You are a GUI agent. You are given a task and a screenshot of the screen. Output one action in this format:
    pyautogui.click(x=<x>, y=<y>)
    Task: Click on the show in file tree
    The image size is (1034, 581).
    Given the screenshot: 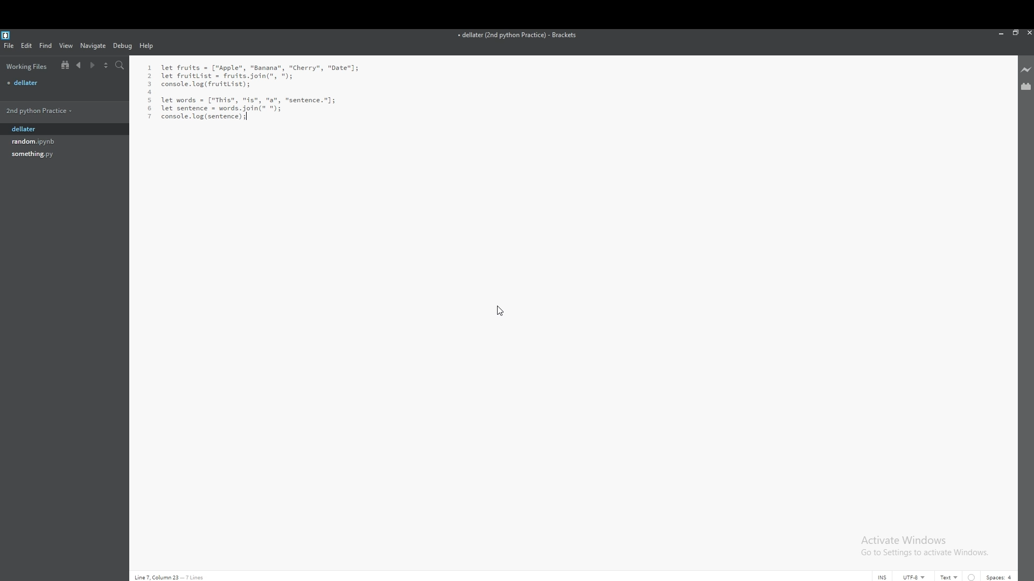 What is the action you would take?
    pyautogui.click(x=63, y=66)
    